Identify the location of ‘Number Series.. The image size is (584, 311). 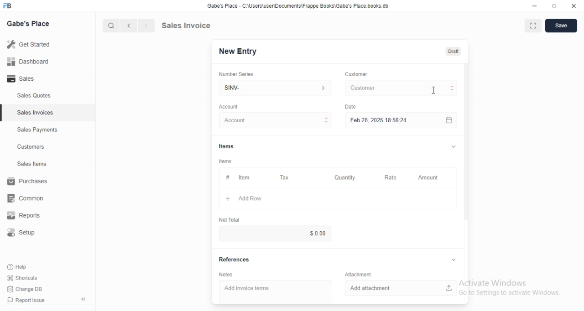
(237, 73).